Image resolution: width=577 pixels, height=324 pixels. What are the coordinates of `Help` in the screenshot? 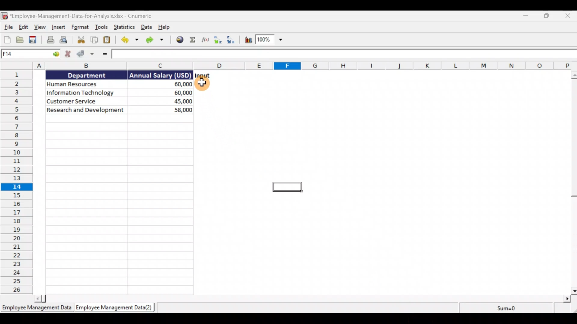 It's located at (166, 27).